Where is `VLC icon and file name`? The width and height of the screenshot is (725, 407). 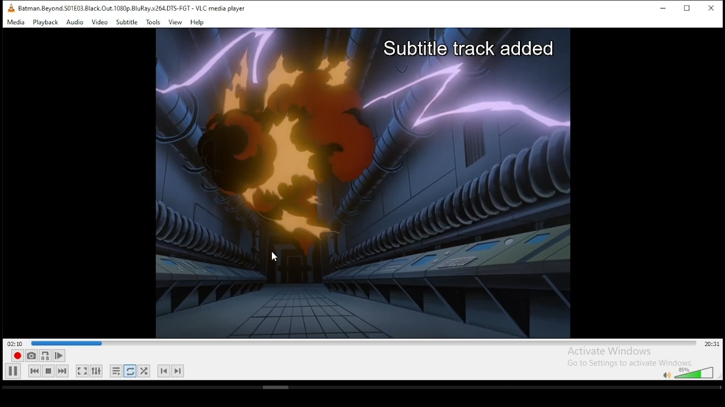 VLC icon and file name is located at coordinates (123, 8).